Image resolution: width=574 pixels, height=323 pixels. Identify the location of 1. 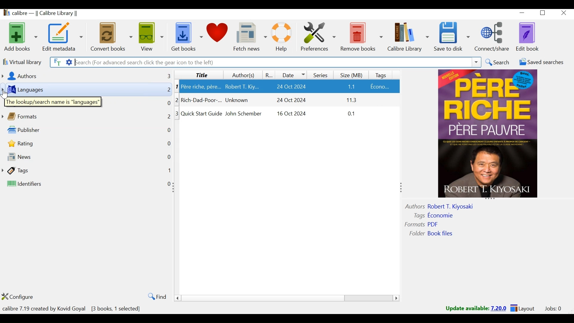
(167, 170).